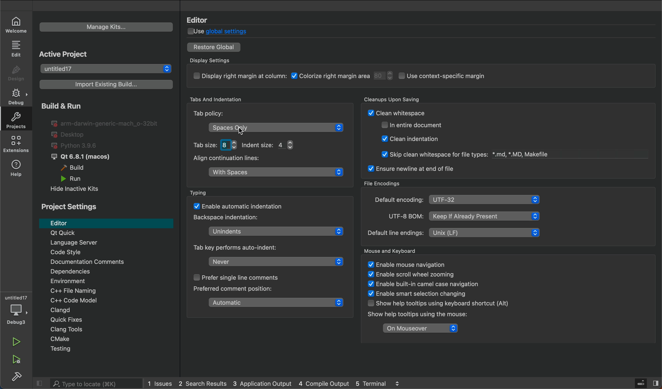 This screenshot has width=662, height=389. I want to click on edit, so click(18, 49).